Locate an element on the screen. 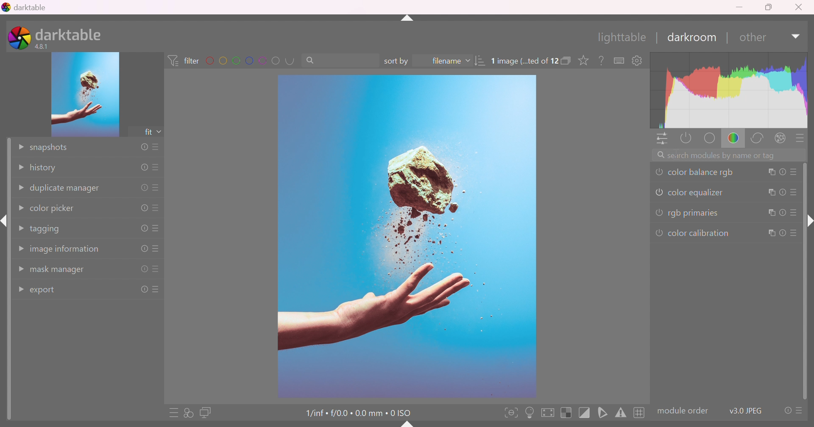 This screenshot has width=814, height=427. quick access panel is located at coordinates (662, 138).